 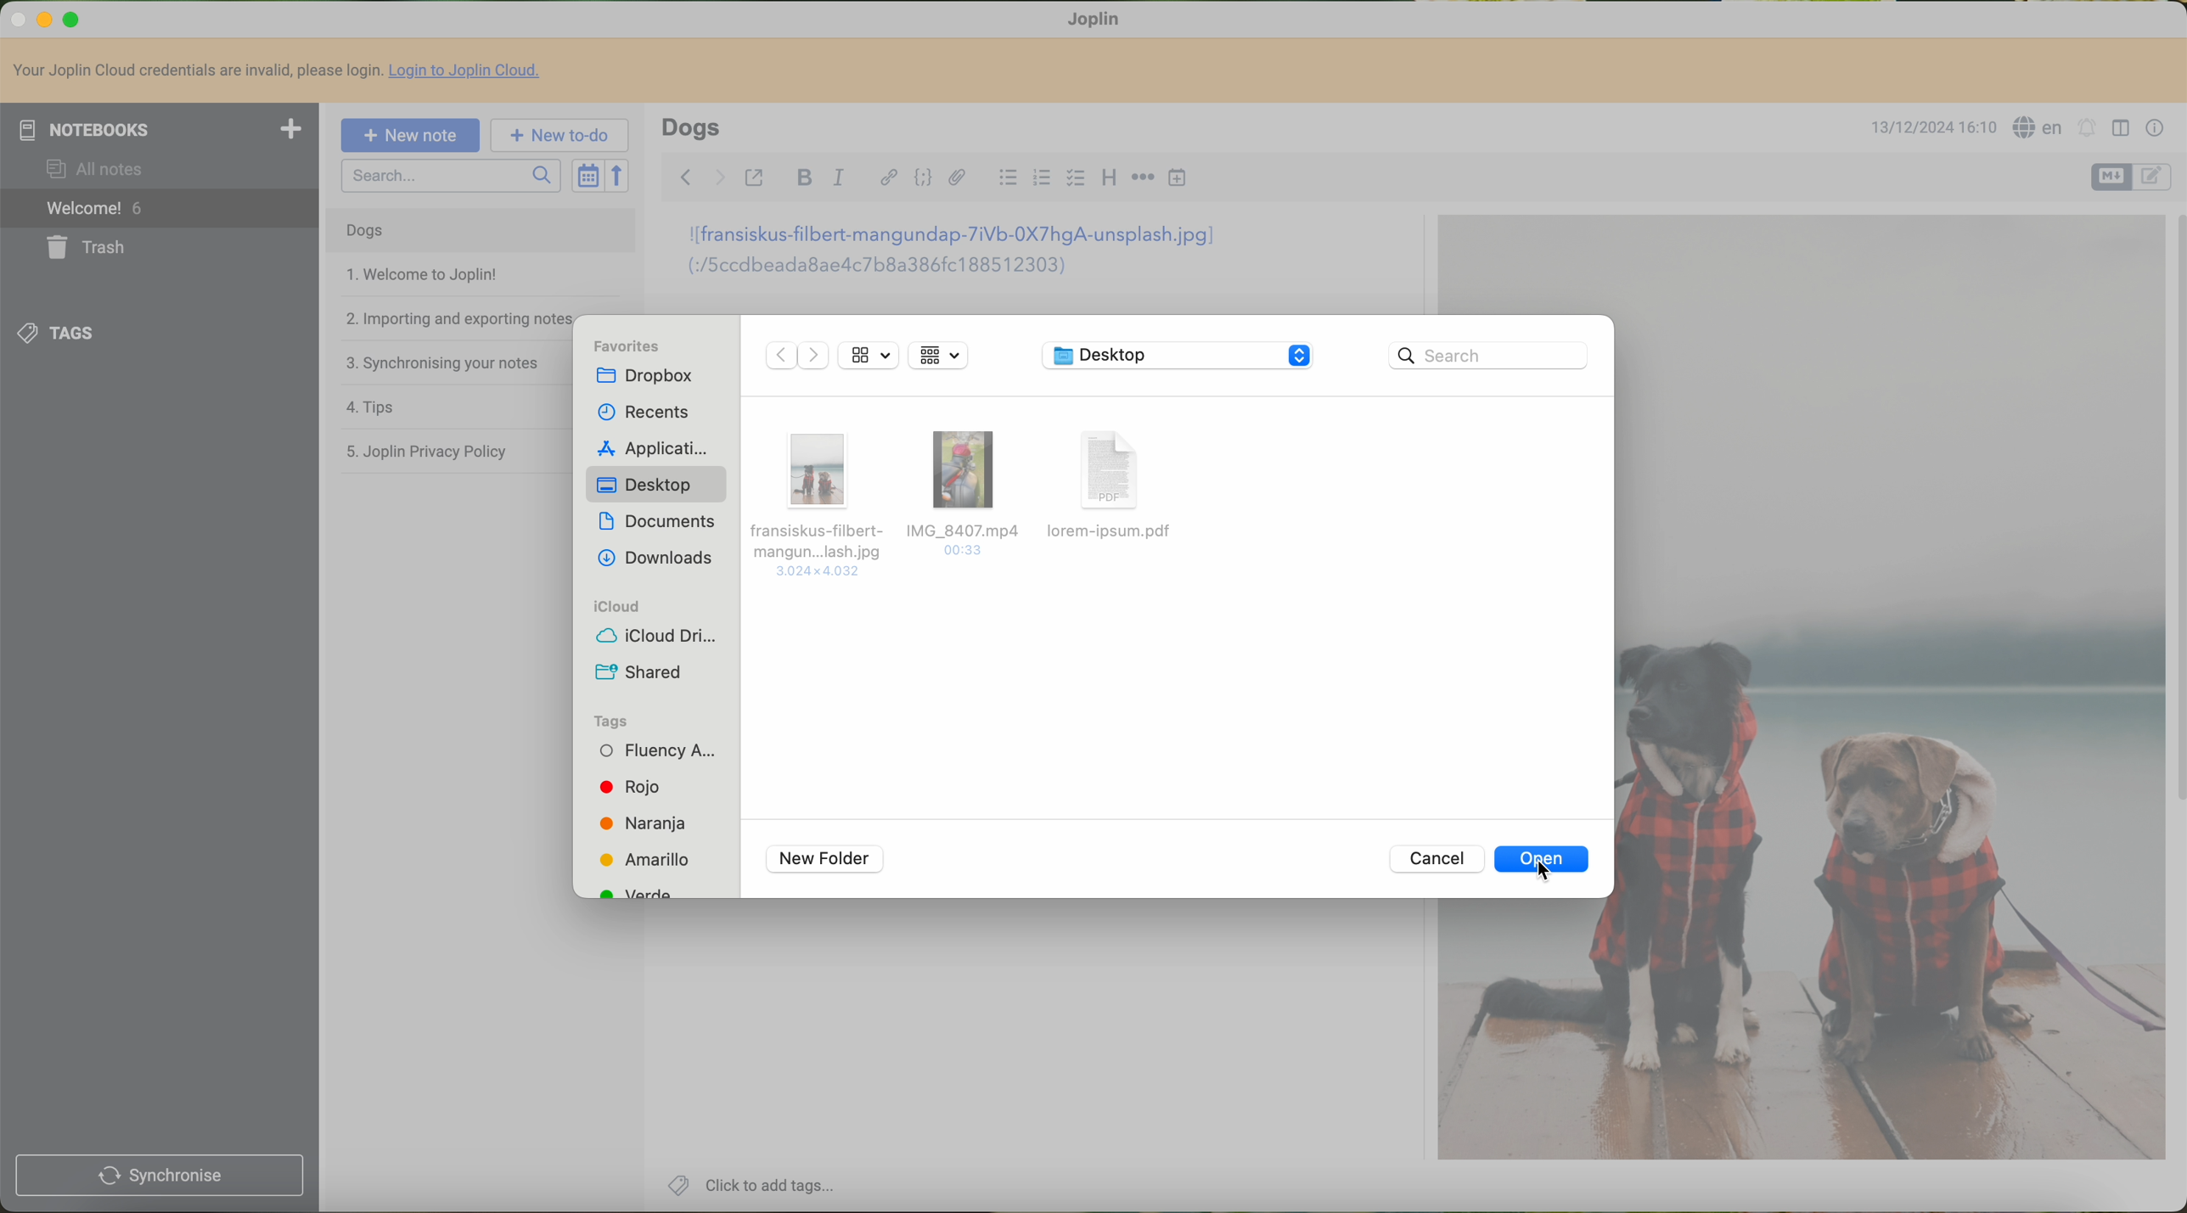 What do you see at coordinates (1043, 179) in the screenshot?
I see `numbered list` at bounding box center [1043, 179].